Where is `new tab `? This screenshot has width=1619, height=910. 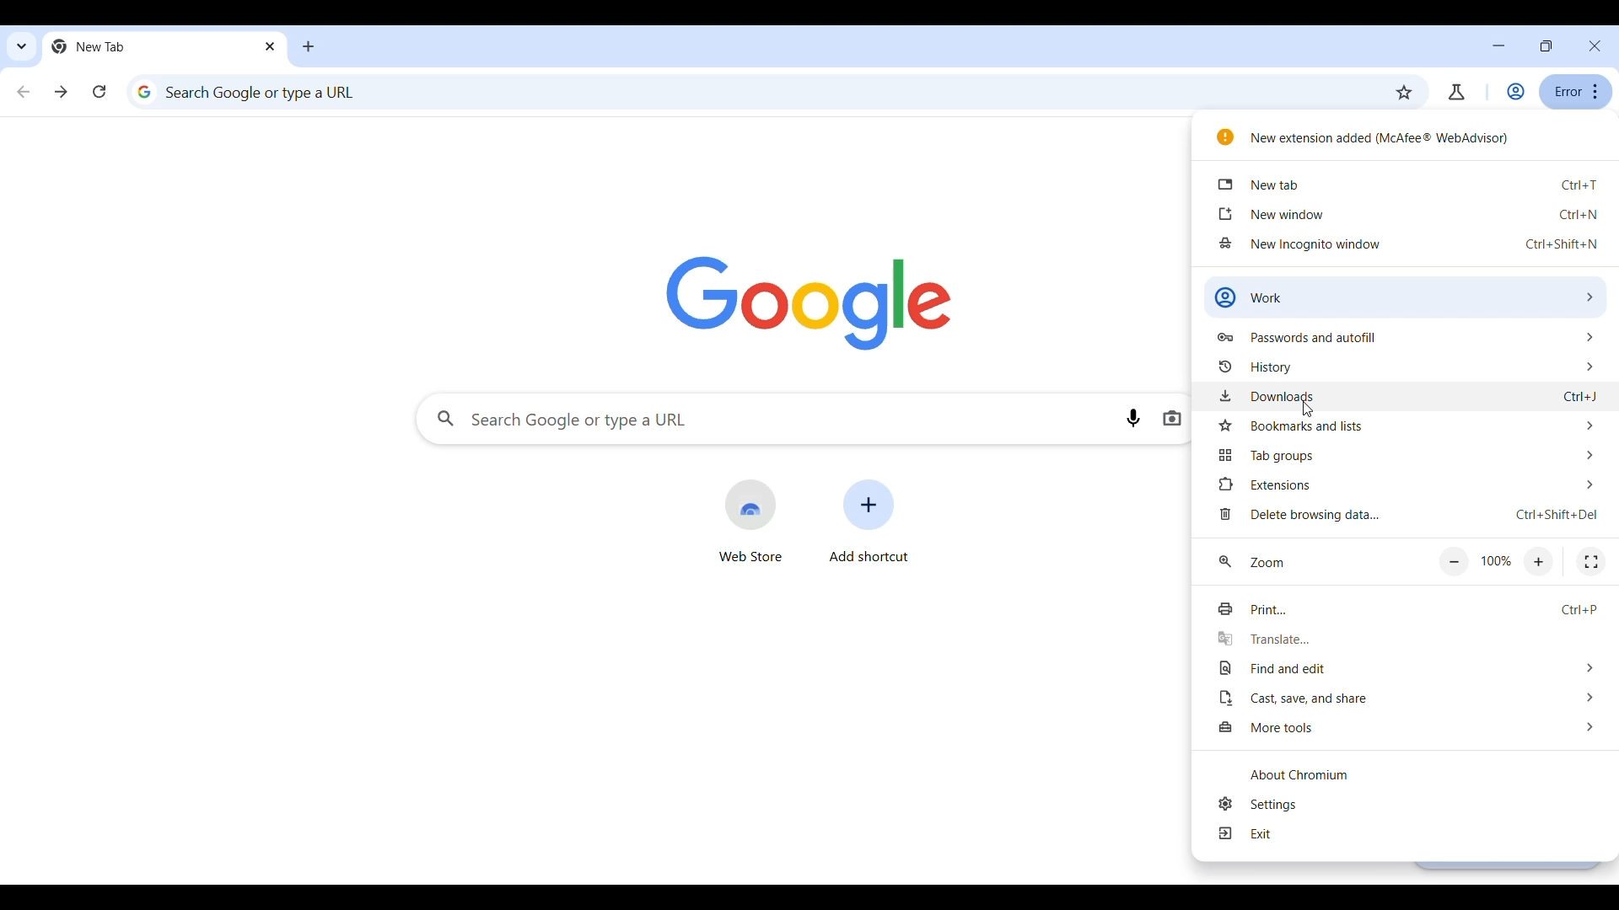
new tab  is located at coordinates (1403, 182).